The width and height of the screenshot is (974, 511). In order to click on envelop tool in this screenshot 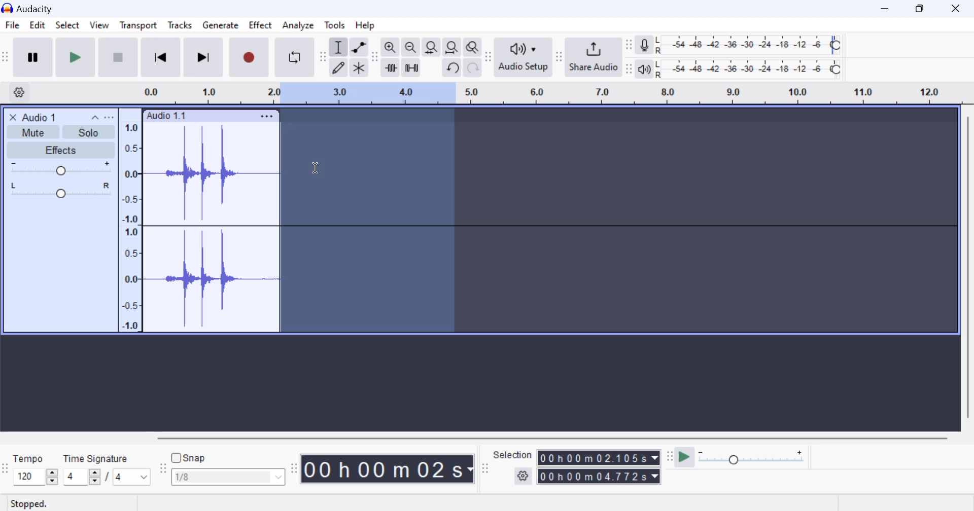, I will do `click(359, 48)`.